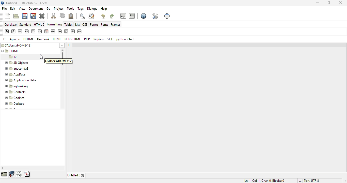 The width and height of the screenshot is (347, 183). What do you see at coordinates (70, 46) in the screenshot?
I see `1` at bounding box center [70, 46].